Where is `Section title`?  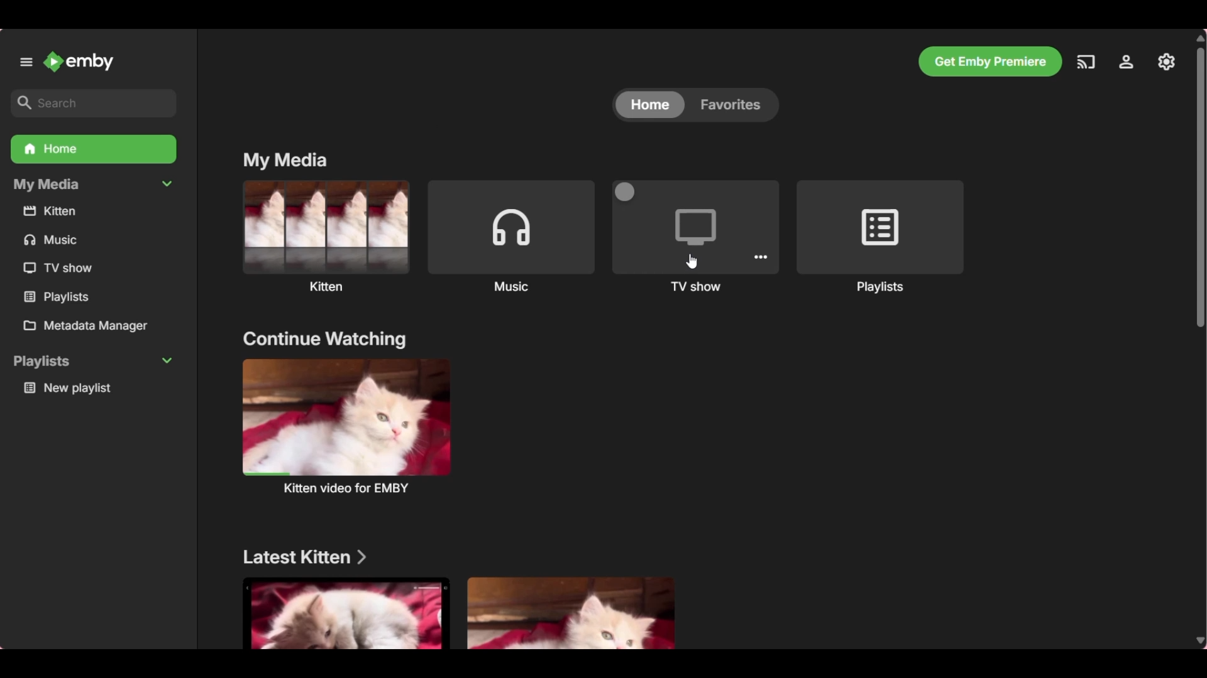
Section title is located at coordinates (305, 557).